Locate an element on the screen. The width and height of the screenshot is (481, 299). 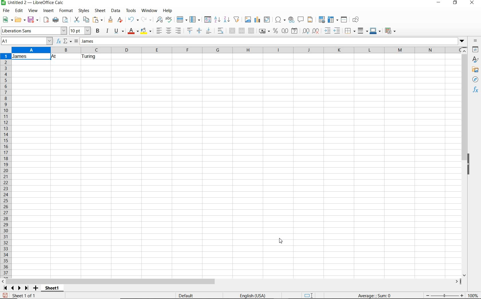
save is located at coordinates (5, 295).